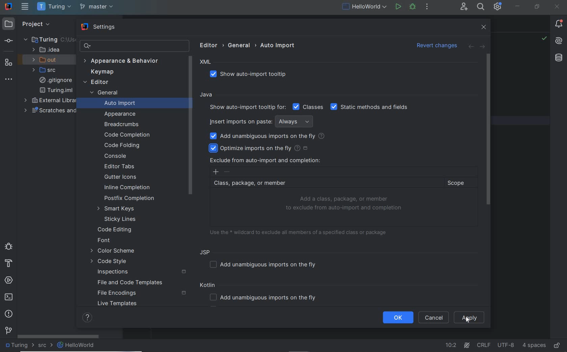 The image size is (567, 352). Describe the element at coordinates (96, 83) in the screenshot. I see `EDITOR` at that location.